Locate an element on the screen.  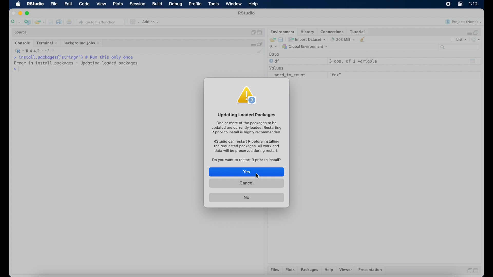
session is located at coordinates (137, 4).